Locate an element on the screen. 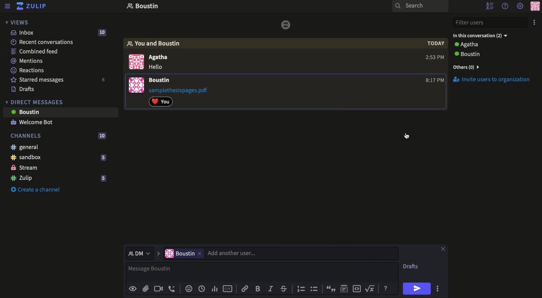 This screenshot has height=298, width=542. In the conversation is located at coordinates (481, 36).